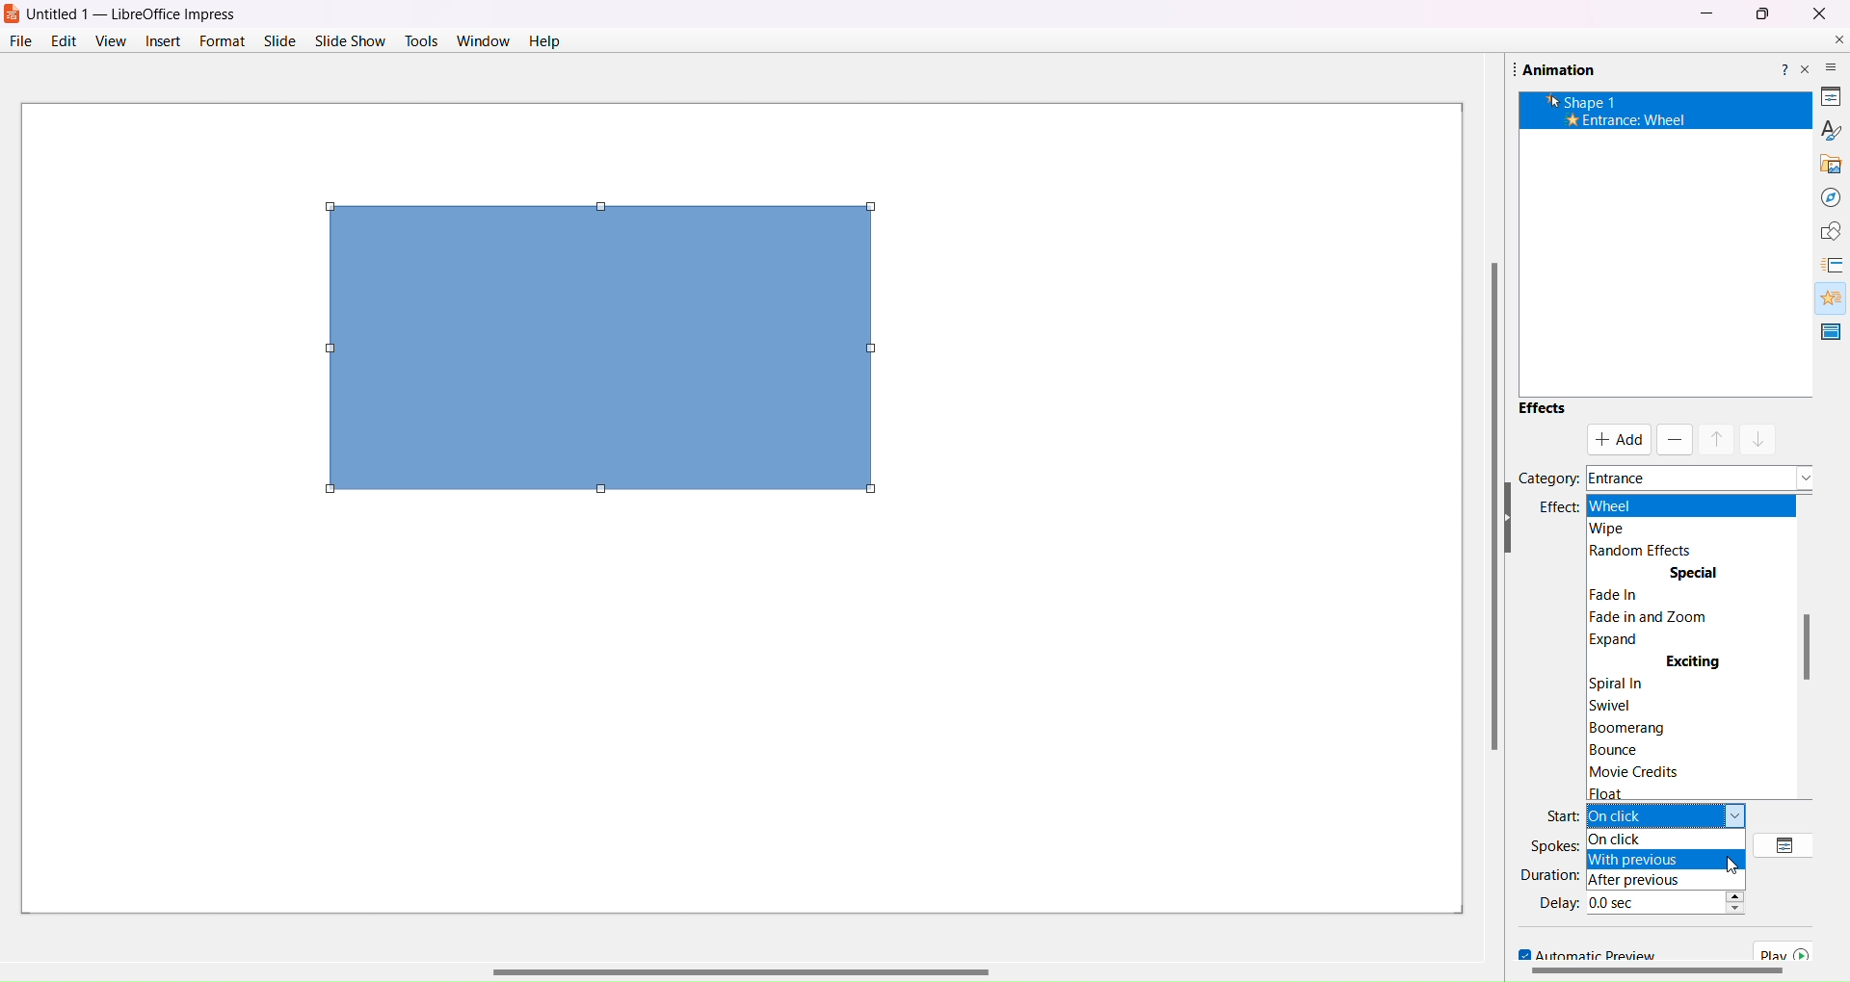 Image resolution: width=1850 pixels, height=982 pixels. What do you see at coordinates (543, 42) in the screenshot?
I see `Help` at bounding box center [543, 42].